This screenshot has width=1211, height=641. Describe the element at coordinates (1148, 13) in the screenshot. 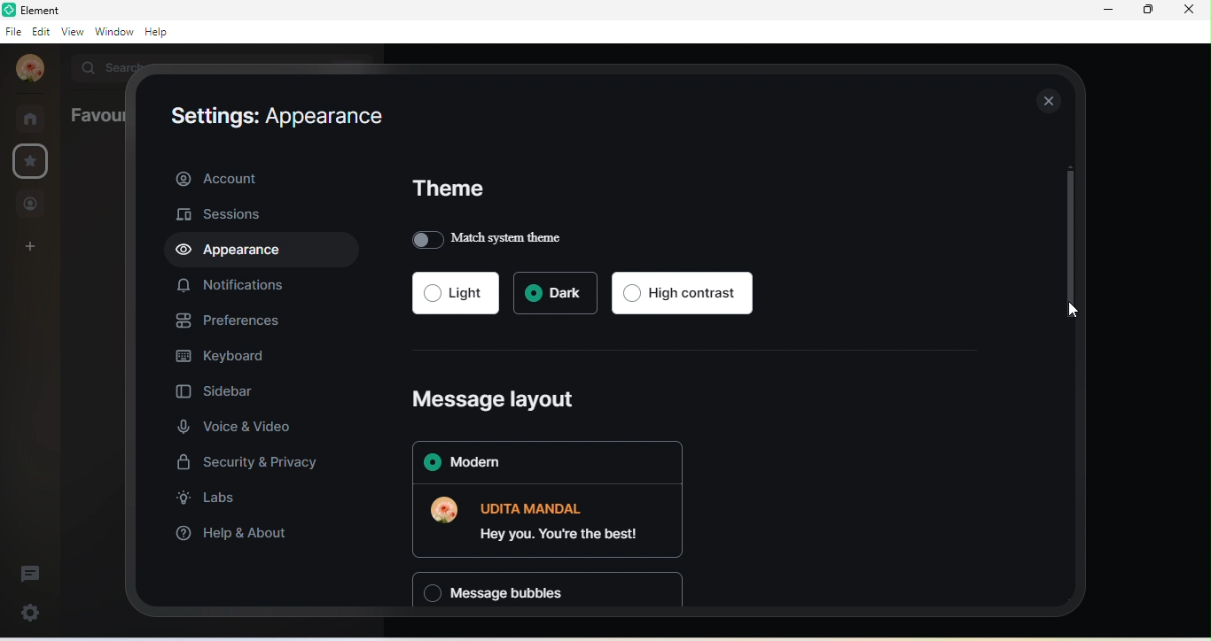

I see `maximize` at that location.